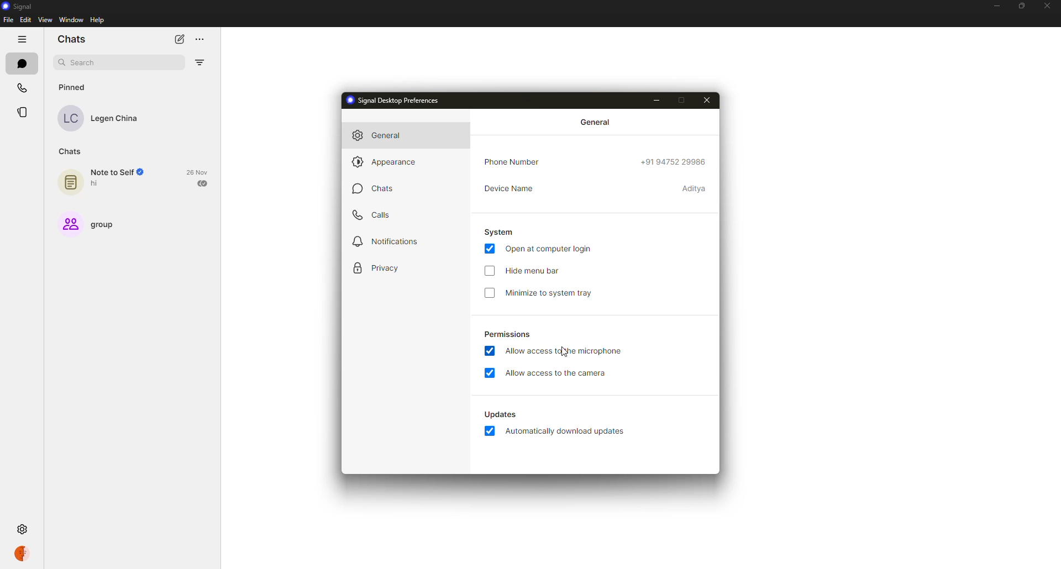  What do you see at coordinates (501, 231) in the screenshot?
I see `system` at bounding box center [501, 231].